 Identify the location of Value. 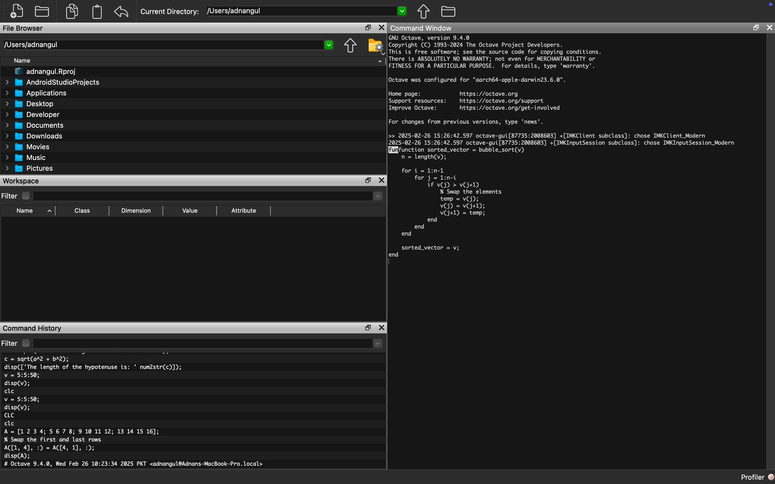
(189, 211).